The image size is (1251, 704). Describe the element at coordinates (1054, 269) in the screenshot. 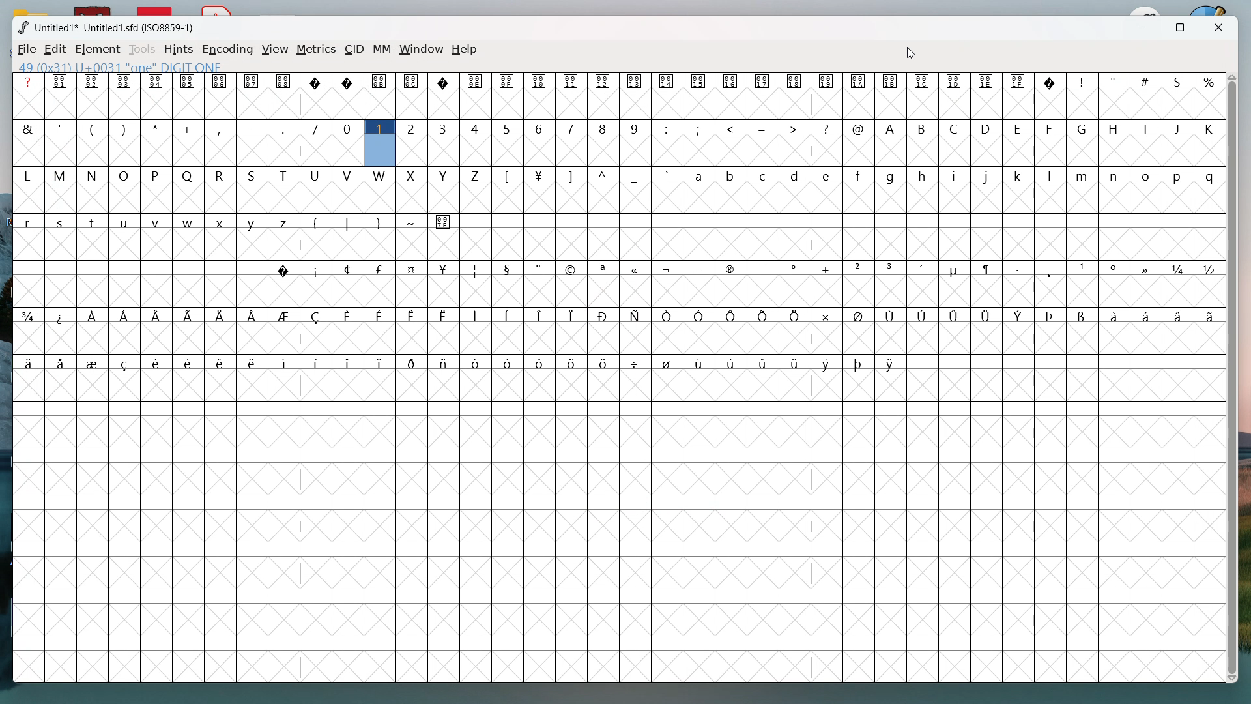

I see `symbol` at that location.